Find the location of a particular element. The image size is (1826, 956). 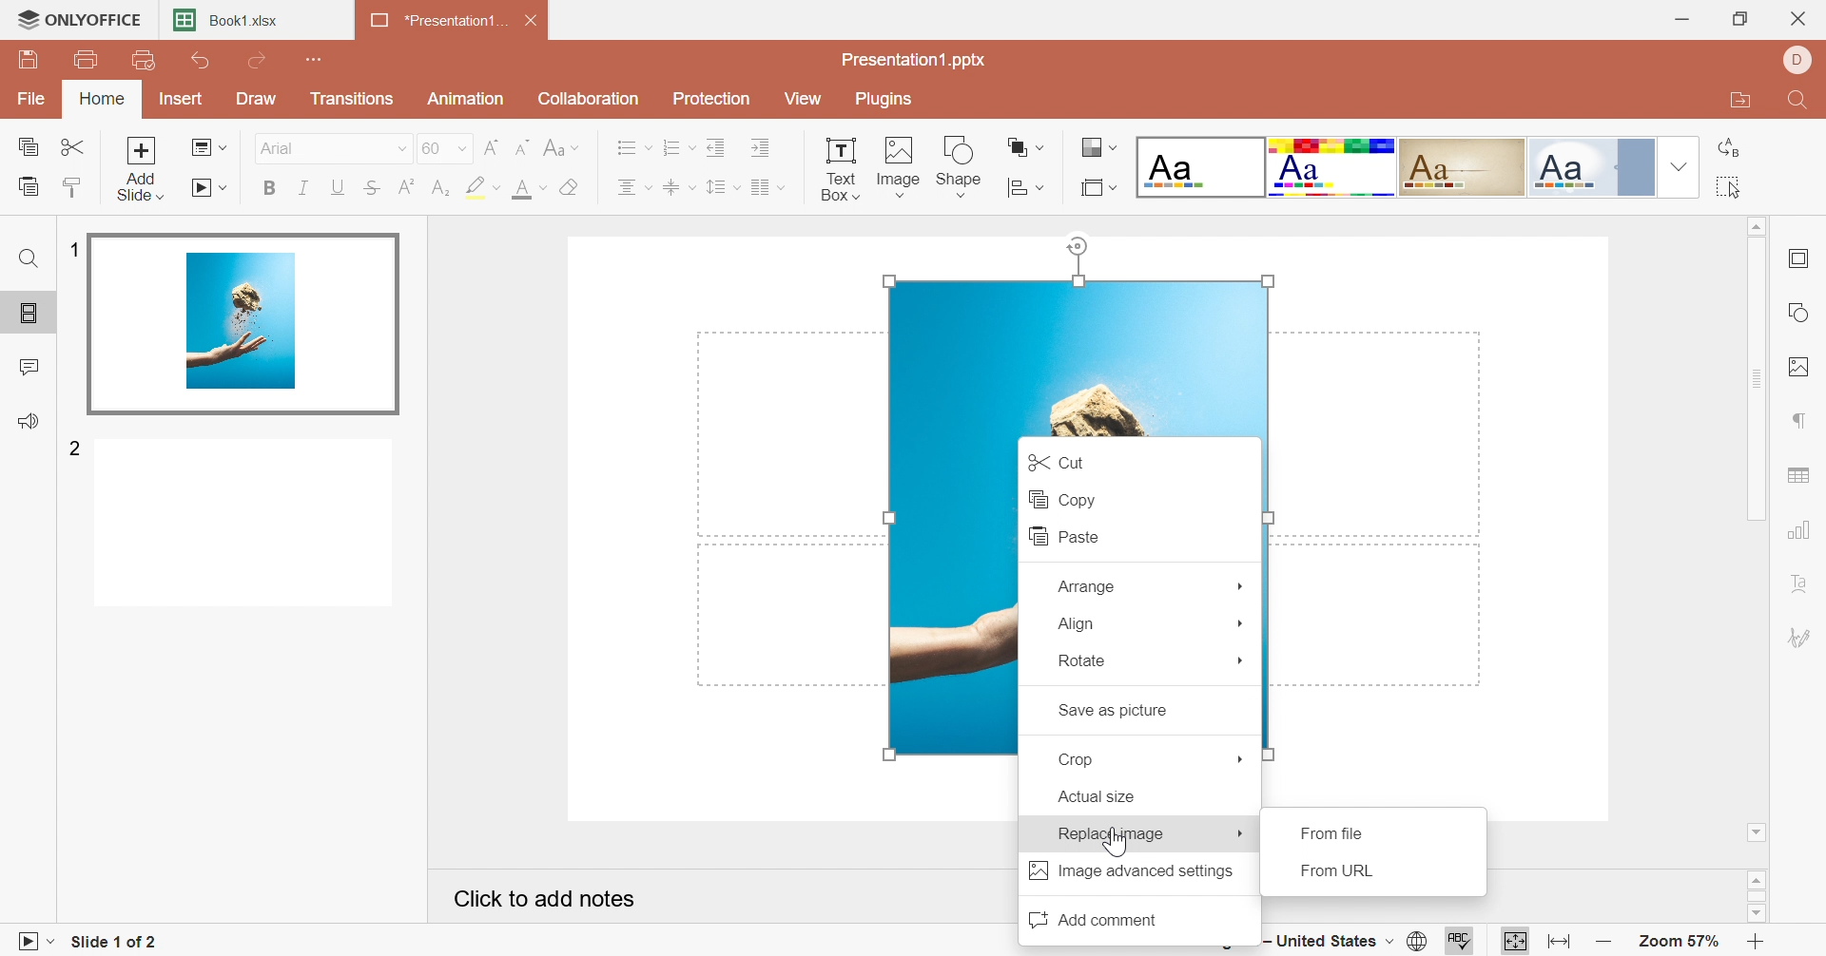

Find is located at coordinates (28, 261).